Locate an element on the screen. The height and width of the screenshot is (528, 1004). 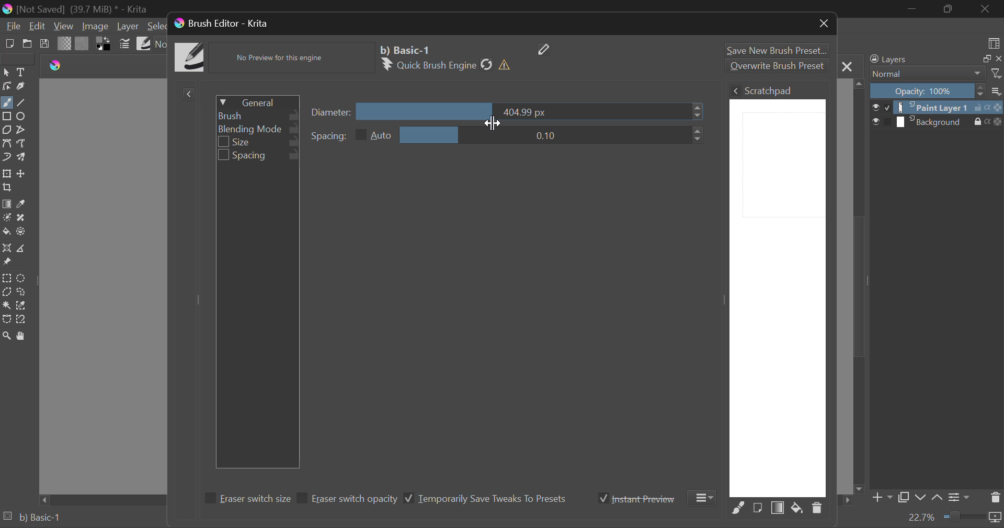
Select is located at coordinates (6, 73).